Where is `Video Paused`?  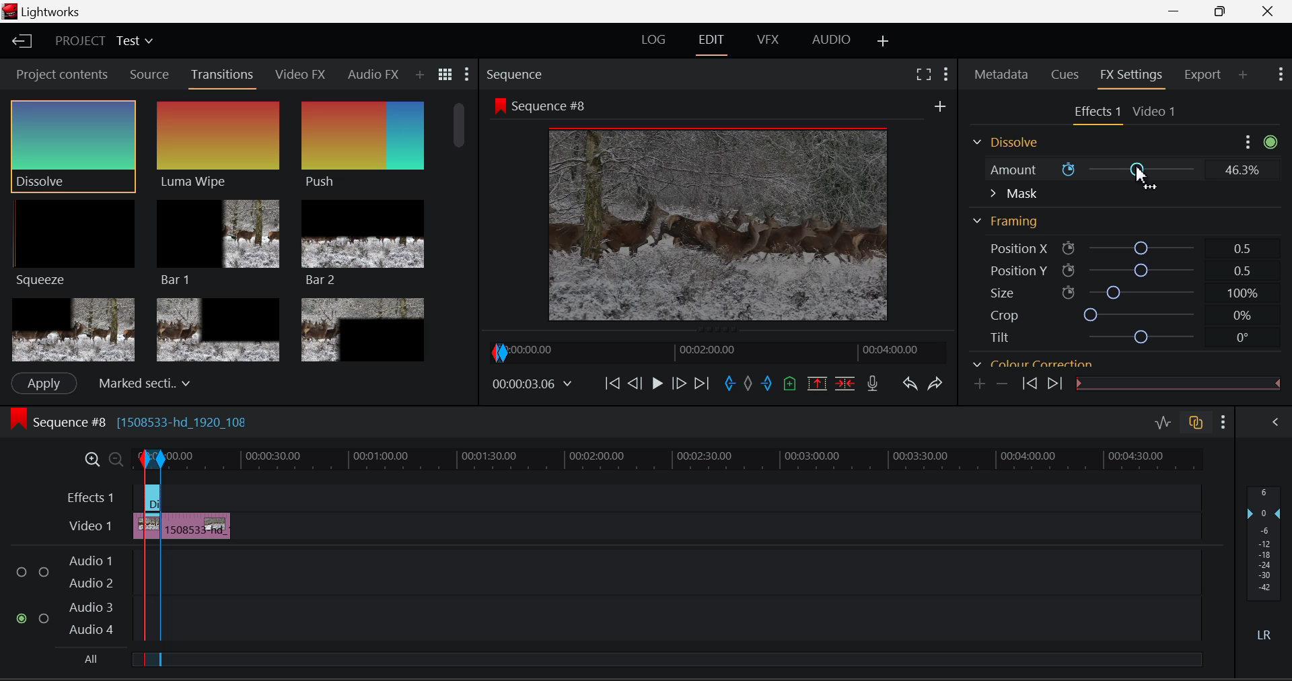 Video Paused is located at coordinates (655, 385).